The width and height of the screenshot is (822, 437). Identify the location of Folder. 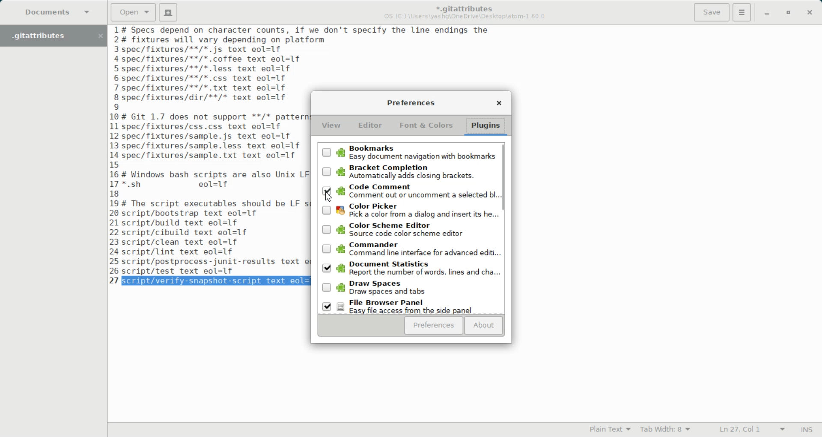
(45, 36).